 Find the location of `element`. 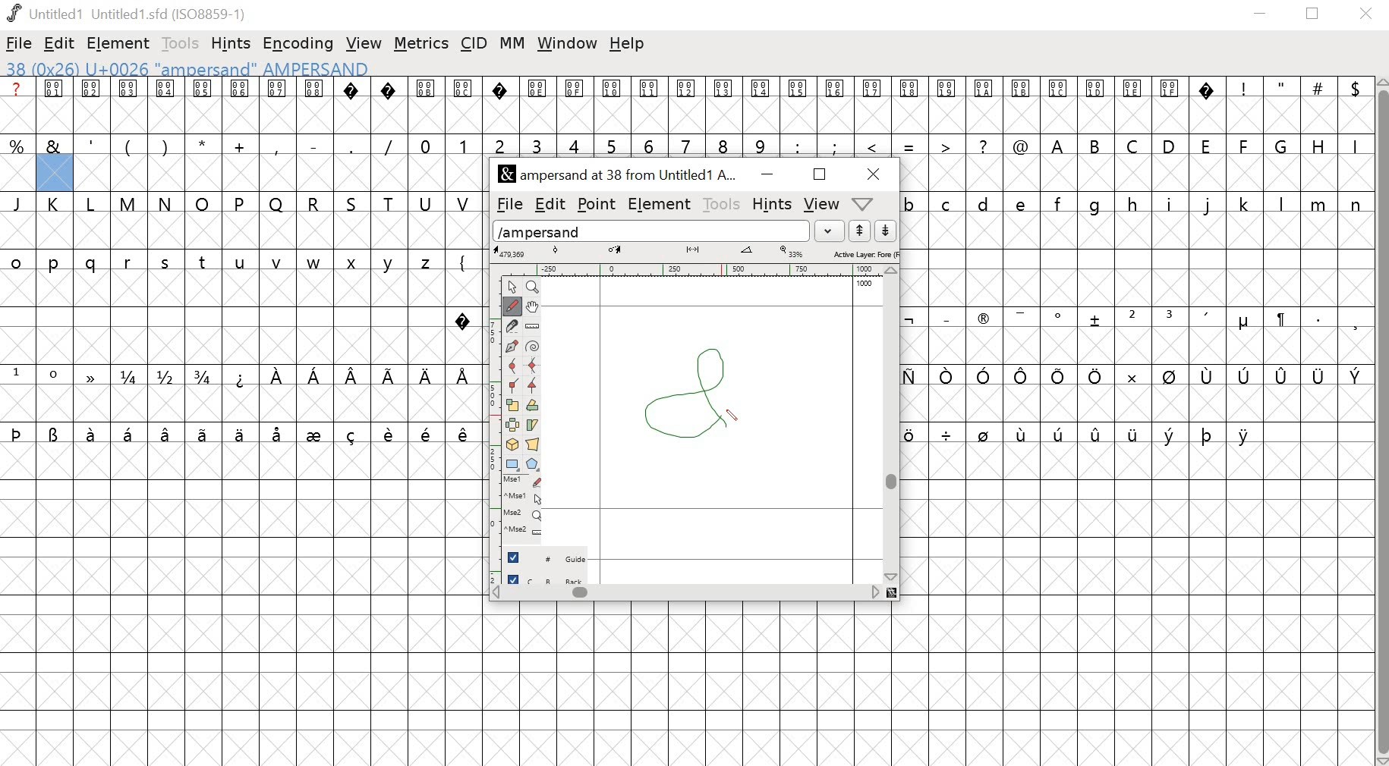

element is located at coordinates (120, 42).